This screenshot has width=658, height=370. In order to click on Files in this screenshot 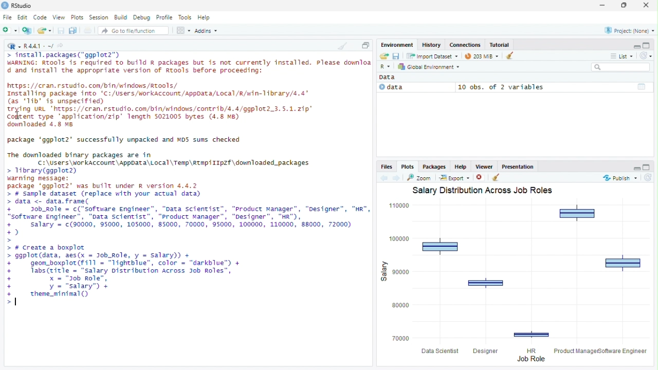, I will do `click(387, 167)`.